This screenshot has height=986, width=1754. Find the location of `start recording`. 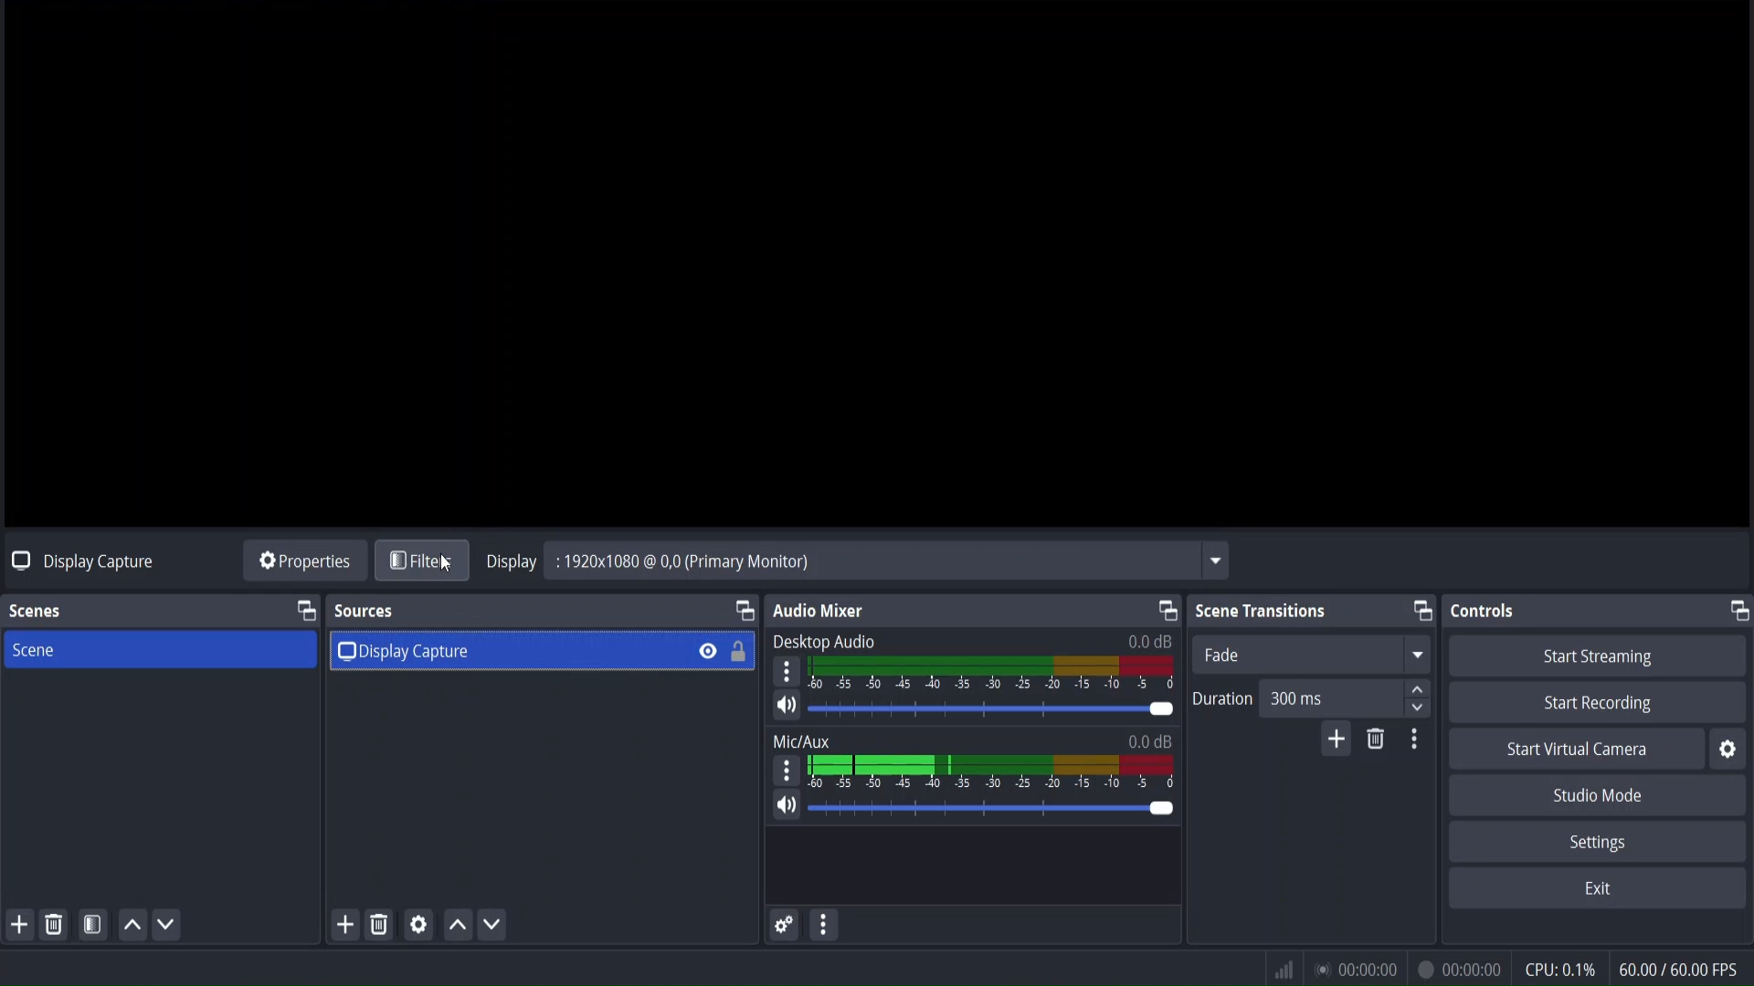

start recording is located at coordinates (1602, 704).